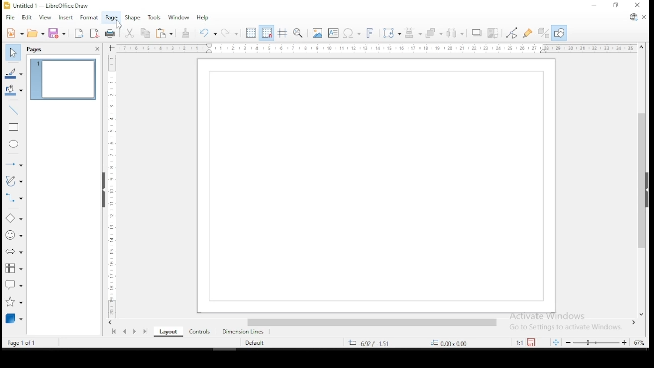 The image size is (654, 368). I want to click on Page Info, so click(29, 342).